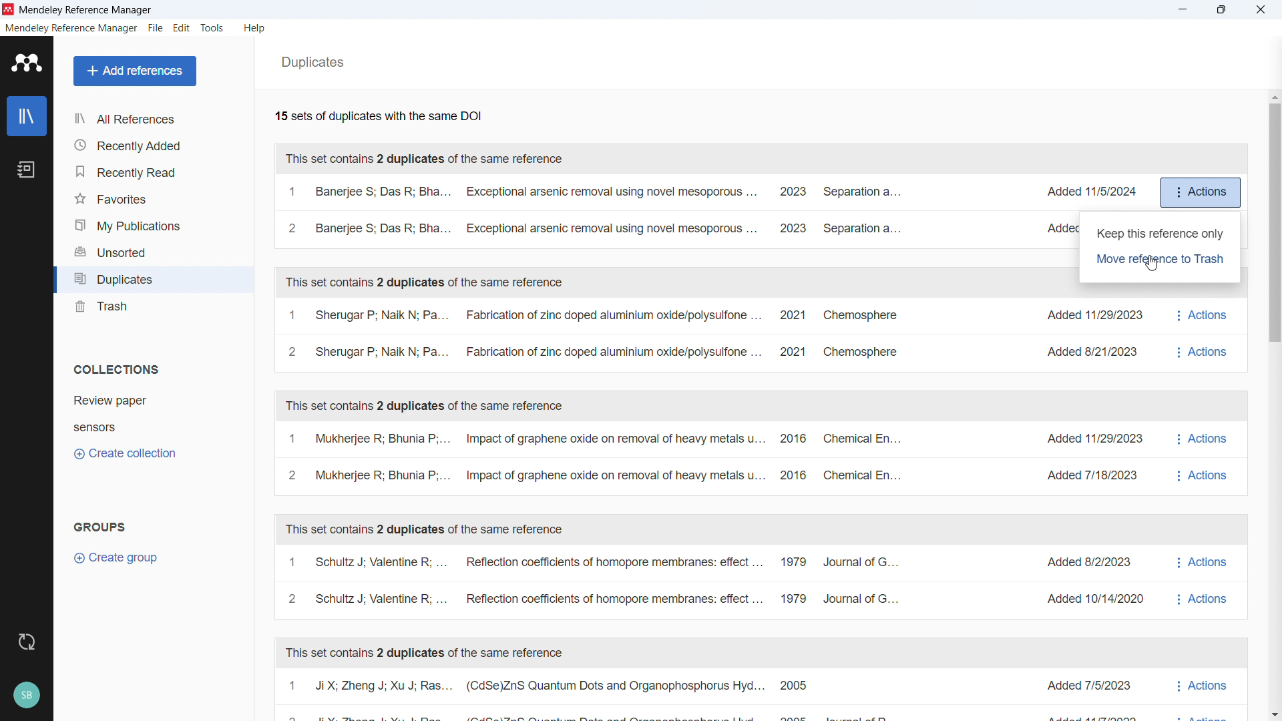  I want to click on This set contains two duplicates of the same reference, so click(429, 159).